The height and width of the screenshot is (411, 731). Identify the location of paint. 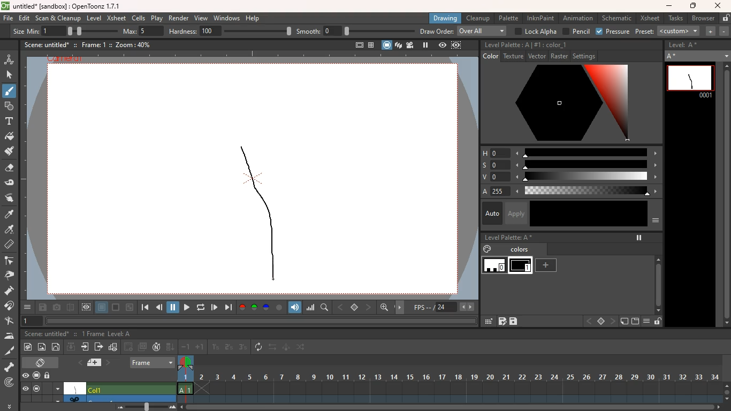
(10, 153).